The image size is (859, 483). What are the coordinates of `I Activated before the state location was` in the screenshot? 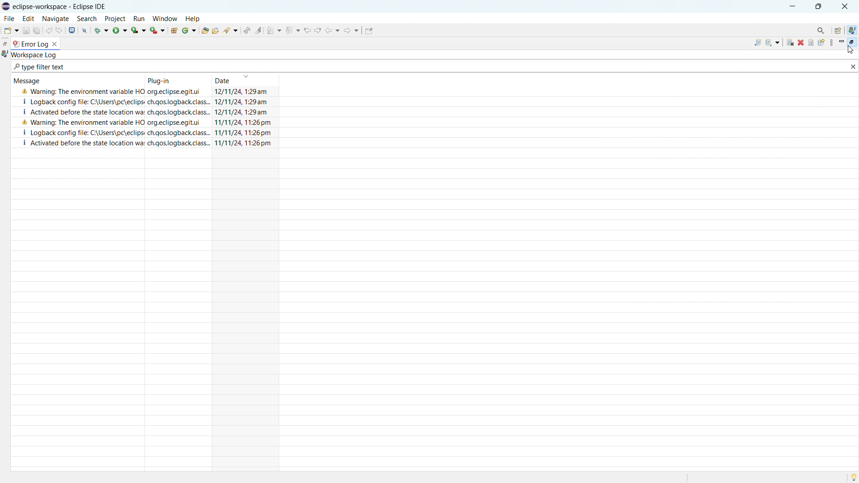 It's located at (85, 143).